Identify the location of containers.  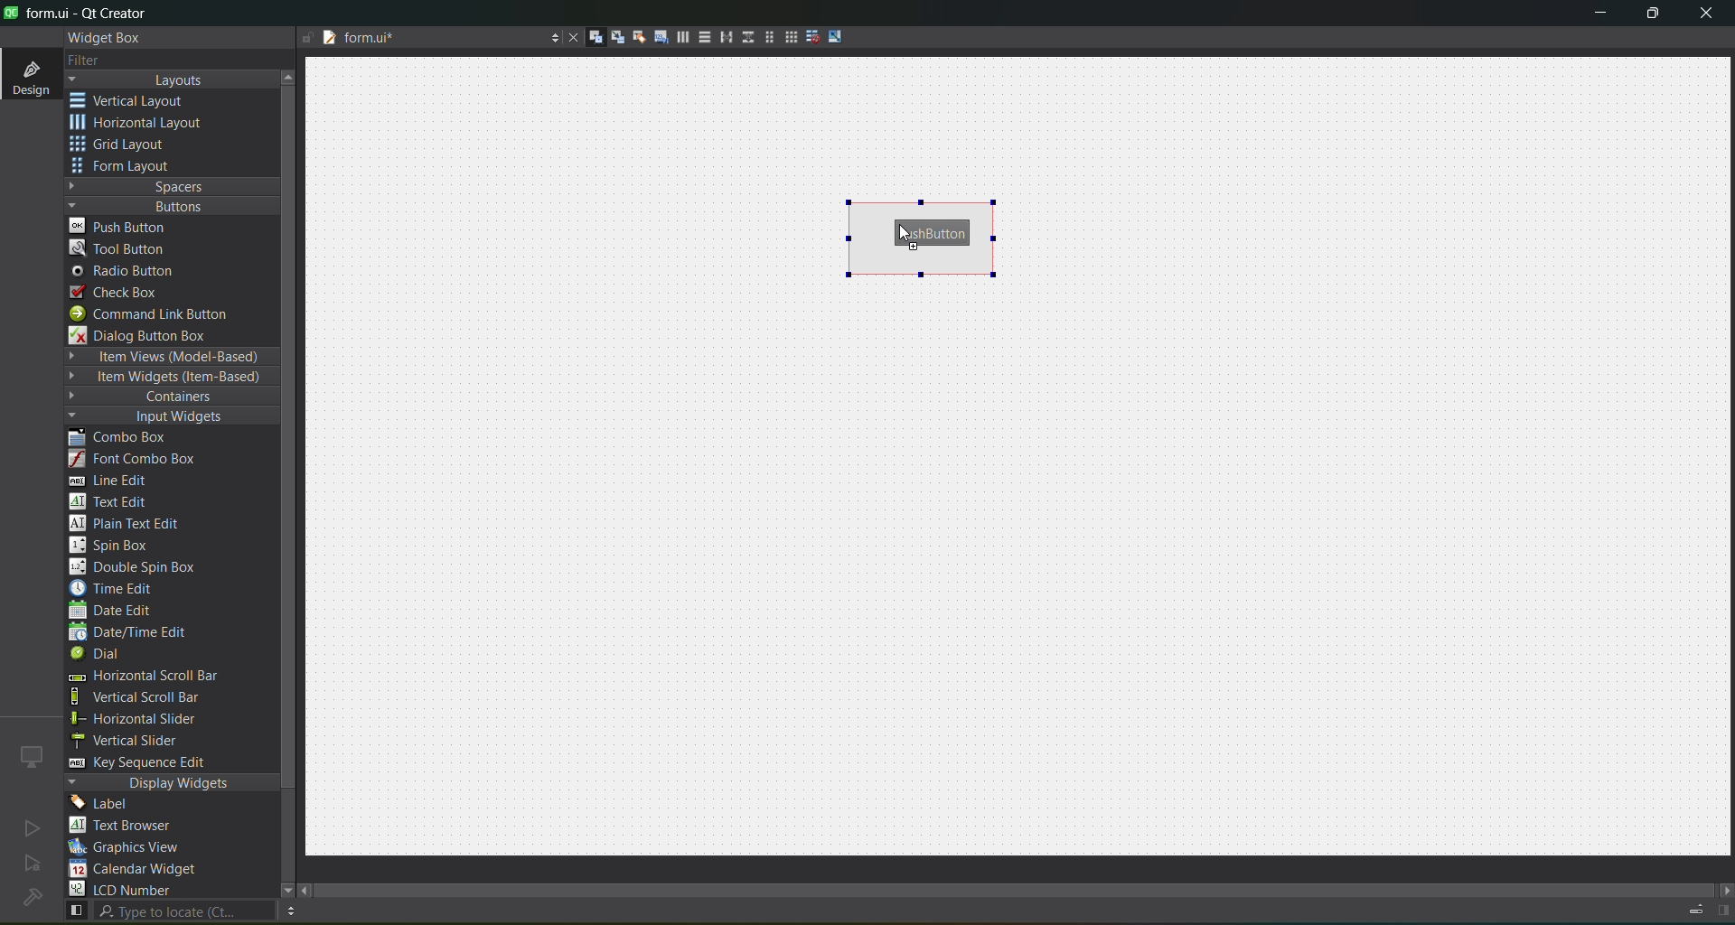
(163, 397).